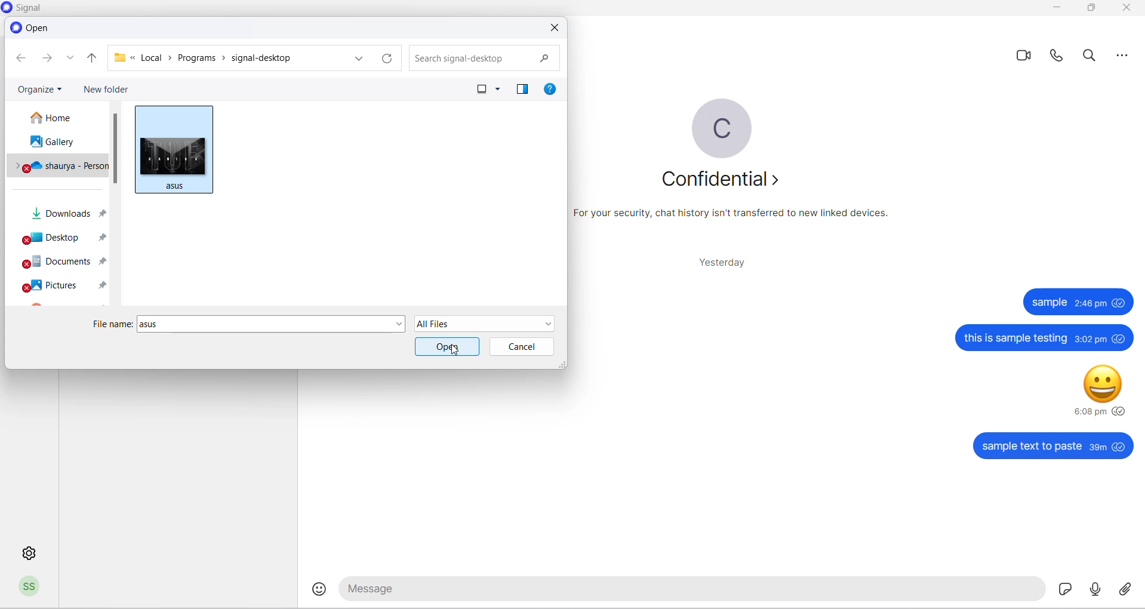 The width and height of the screenshot is (1145, 609). I want to click on downloads, so click(63, 216).